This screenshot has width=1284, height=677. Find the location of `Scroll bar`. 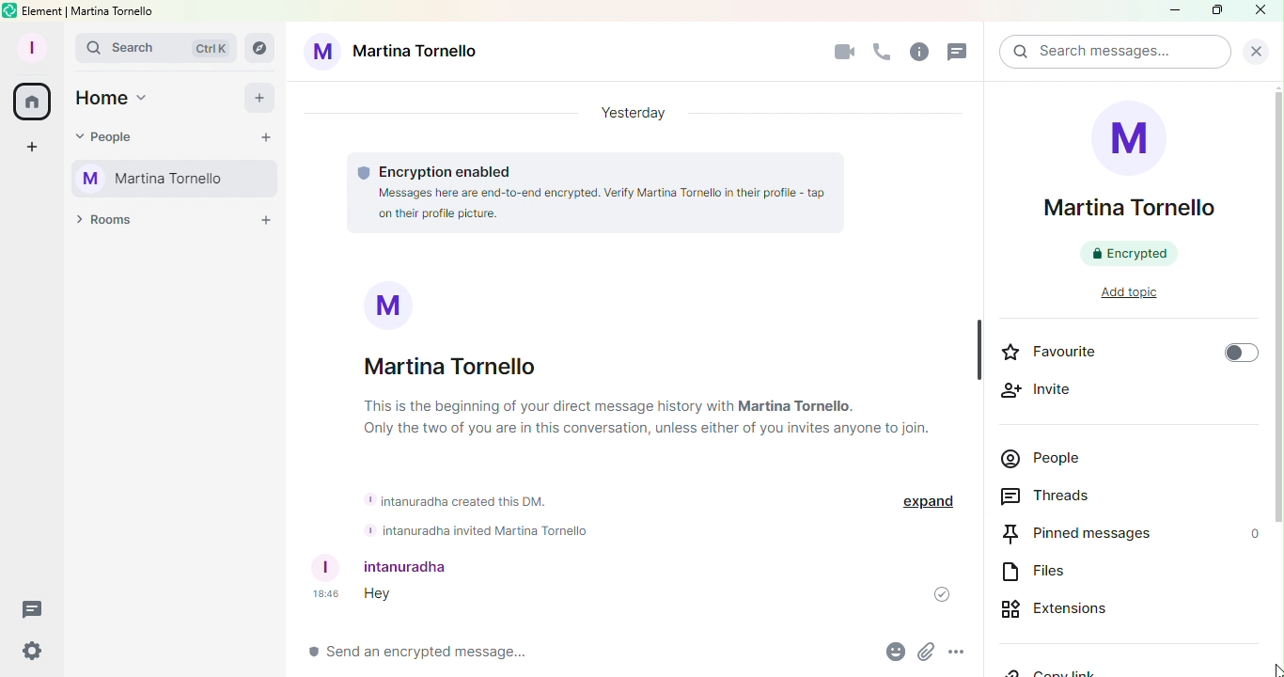

Scroll bar is located at coordinates (1276, 363).